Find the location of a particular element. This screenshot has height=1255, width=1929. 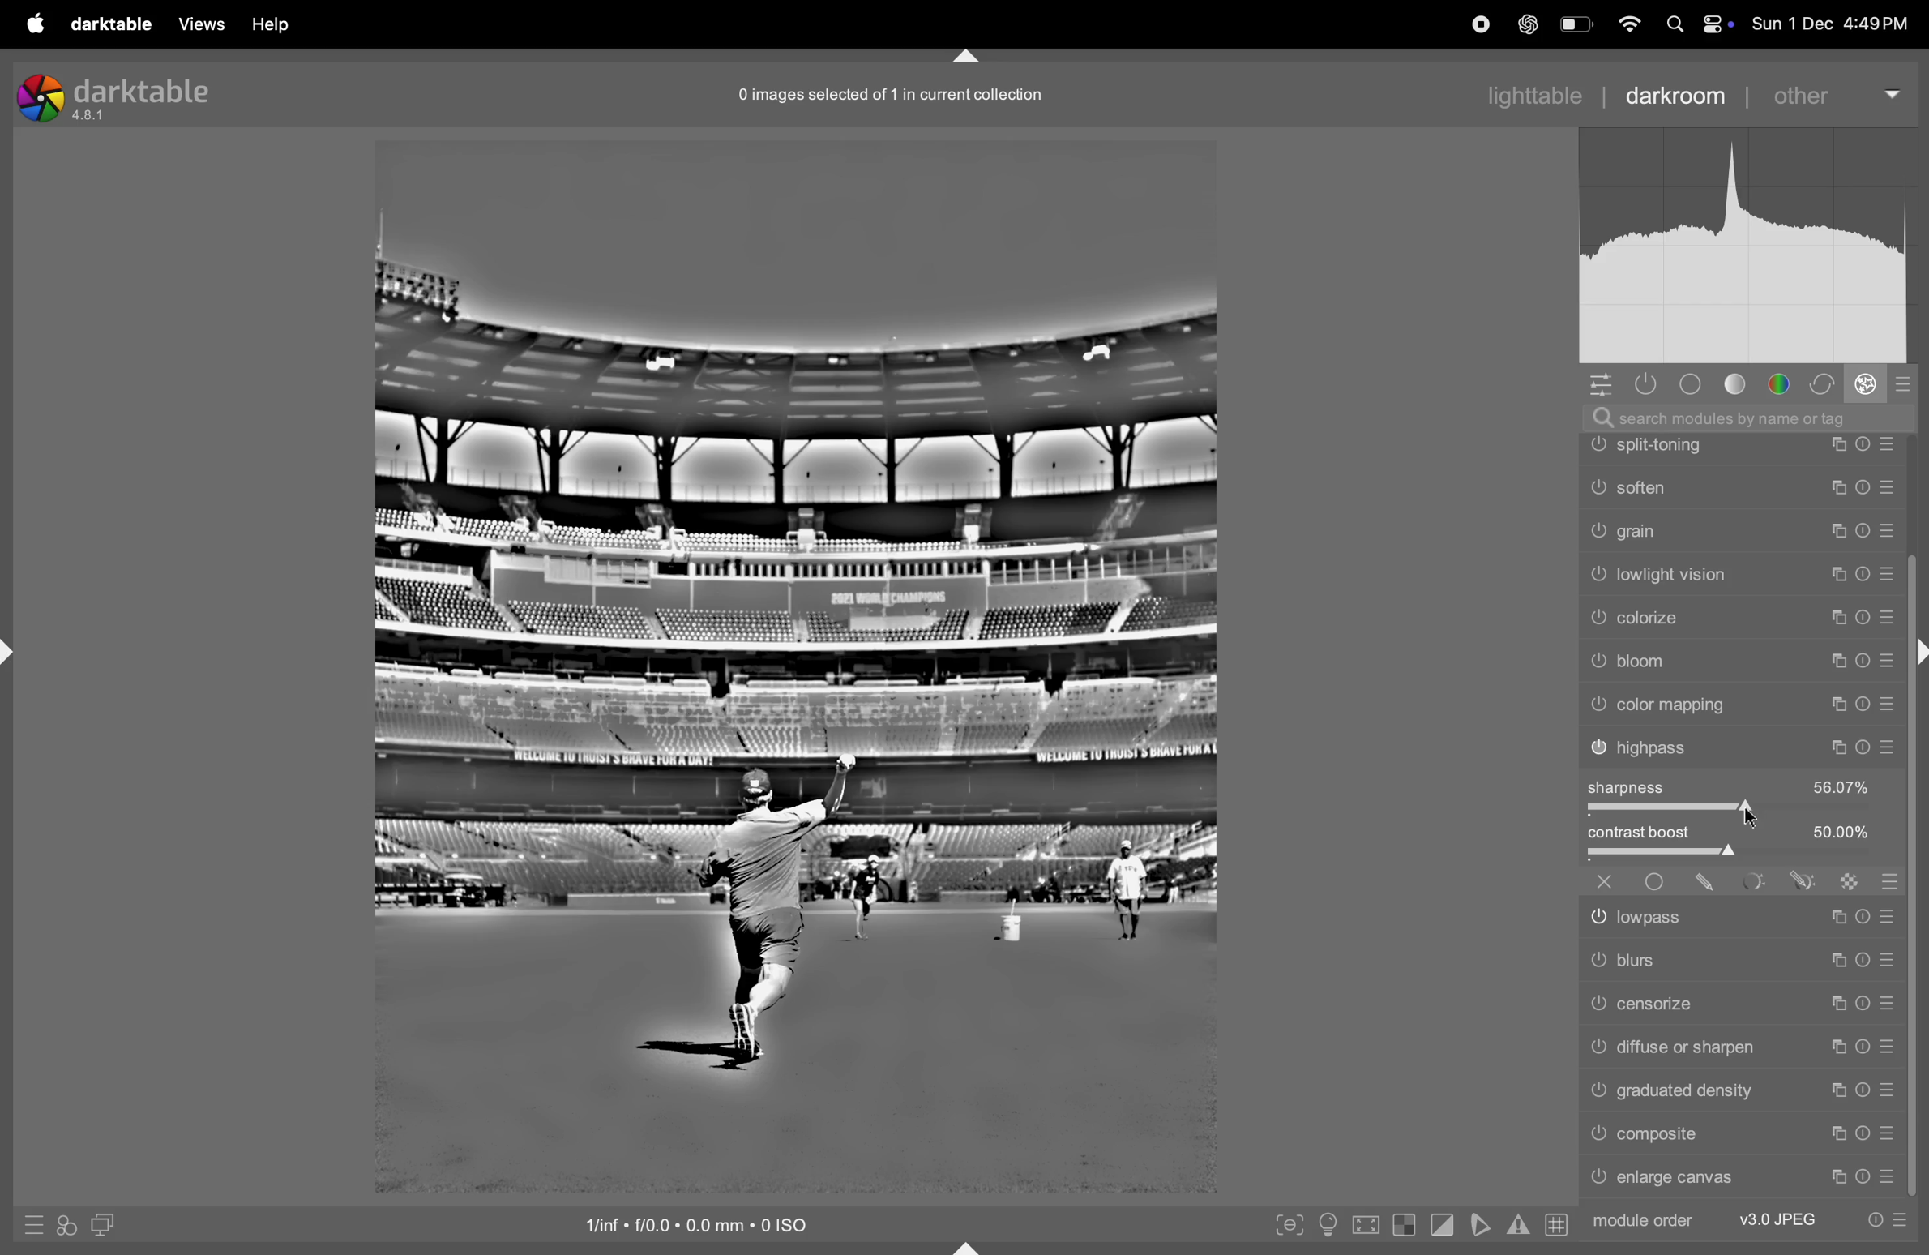

cencorize is located at coordinates (1739, 1003).